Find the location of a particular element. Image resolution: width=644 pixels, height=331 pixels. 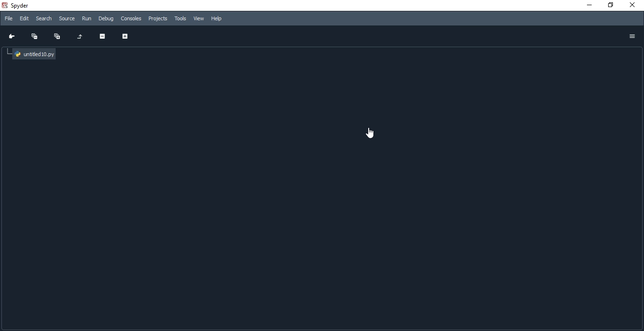

File  is located at coordinates (8, 19).